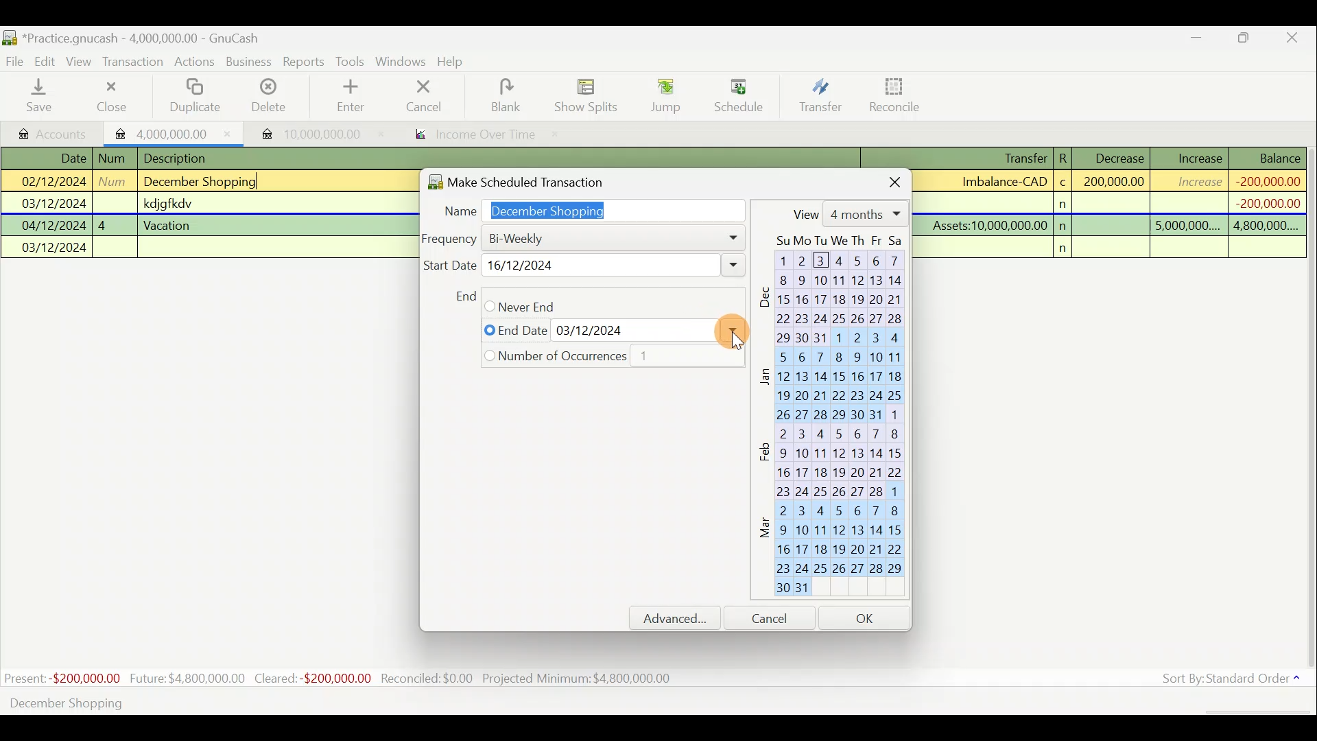  Describe the element at coordinates (471, 136) in the screenshot. I see `Report` at that location.